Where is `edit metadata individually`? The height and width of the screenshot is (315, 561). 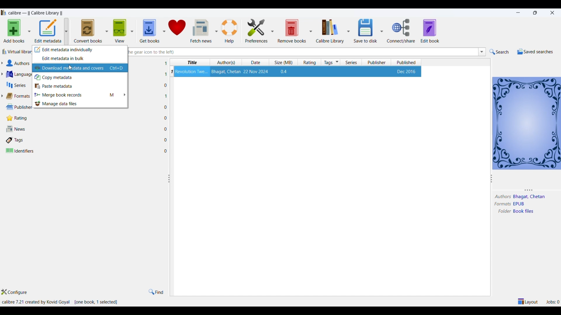
edit metadata individually is located at coordinates (80, 50).